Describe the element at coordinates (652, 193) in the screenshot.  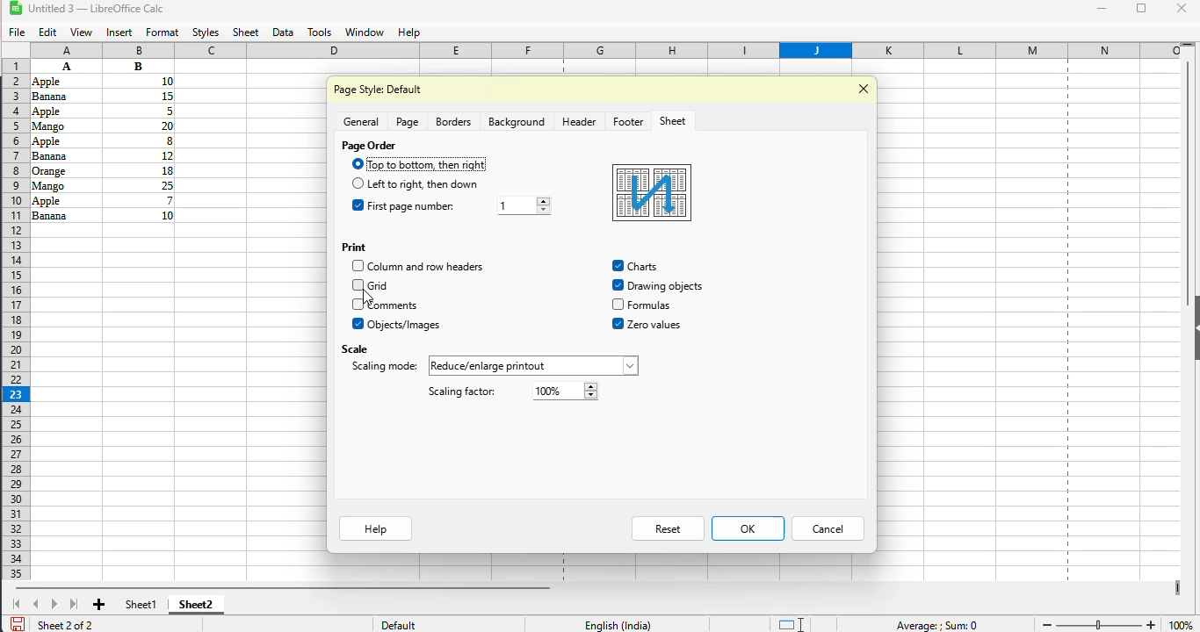
I see `preview box` at that location.